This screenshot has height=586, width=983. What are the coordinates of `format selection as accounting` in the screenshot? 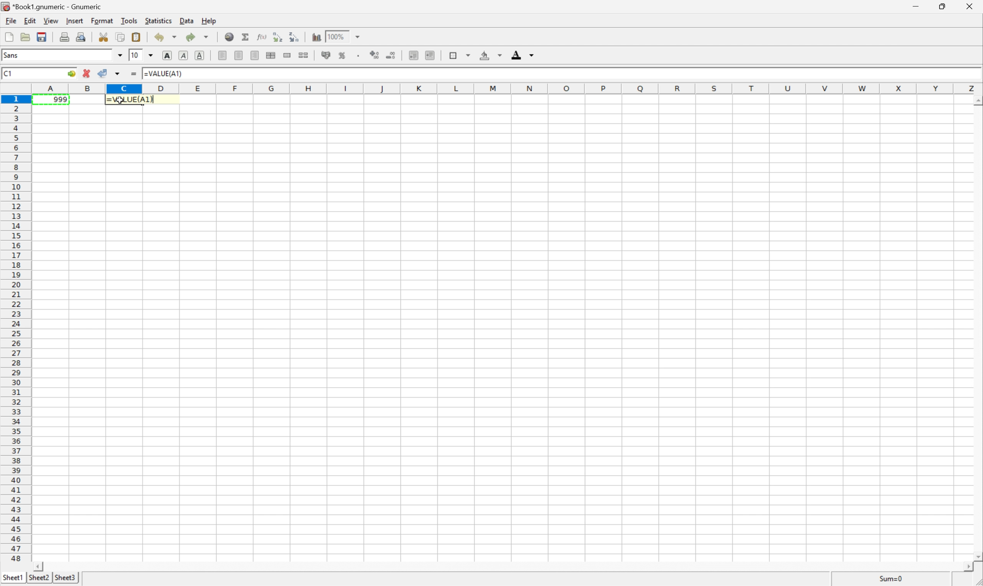 It's located at (327, 56).